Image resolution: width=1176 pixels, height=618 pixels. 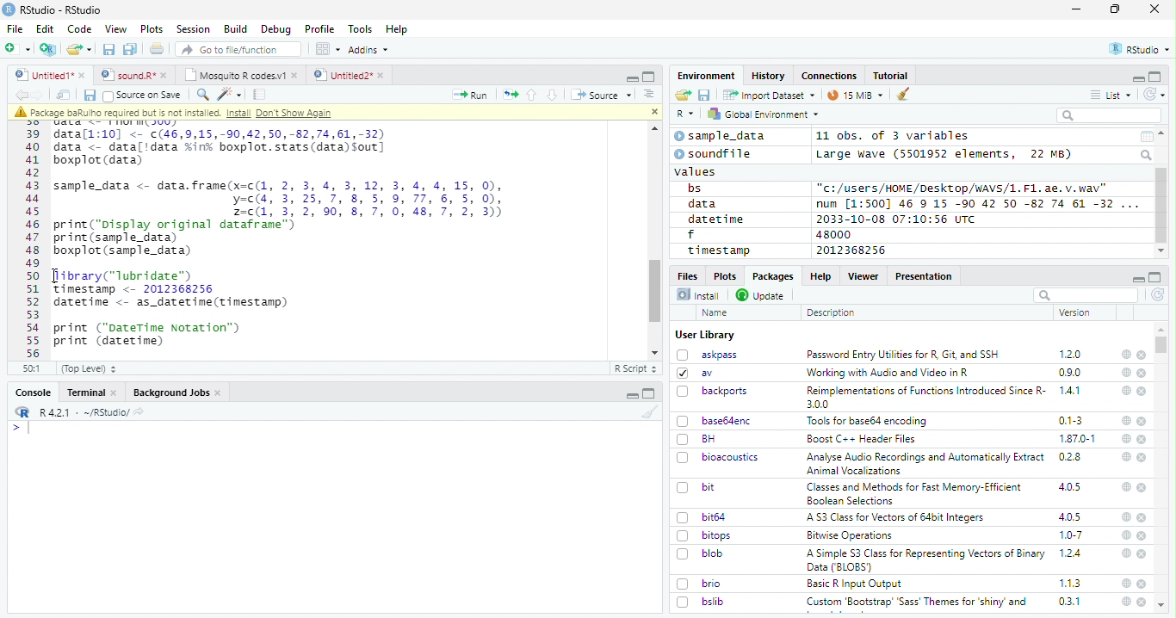 I want to click on close, so click(x=1143, y=554).